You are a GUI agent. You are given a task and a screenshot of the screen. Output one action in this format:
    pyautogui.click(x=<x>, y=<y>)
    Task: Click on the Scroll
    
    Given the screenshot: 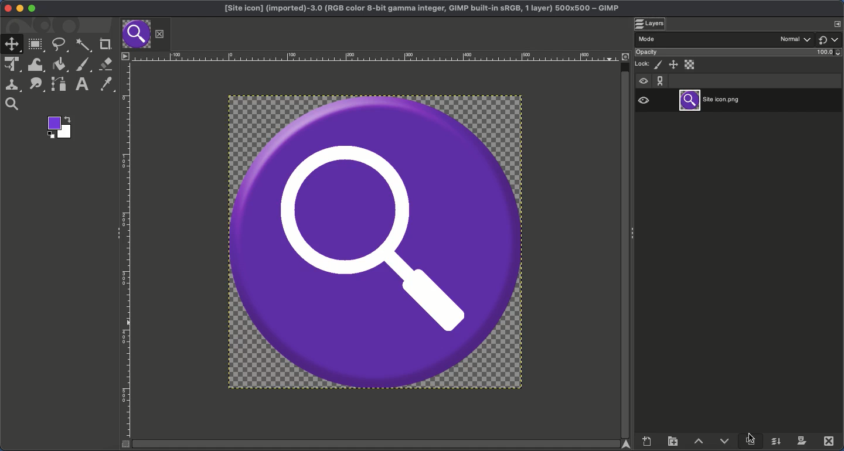 What is the action you would take?
    pyautogui.click(x=377, y=444)
    